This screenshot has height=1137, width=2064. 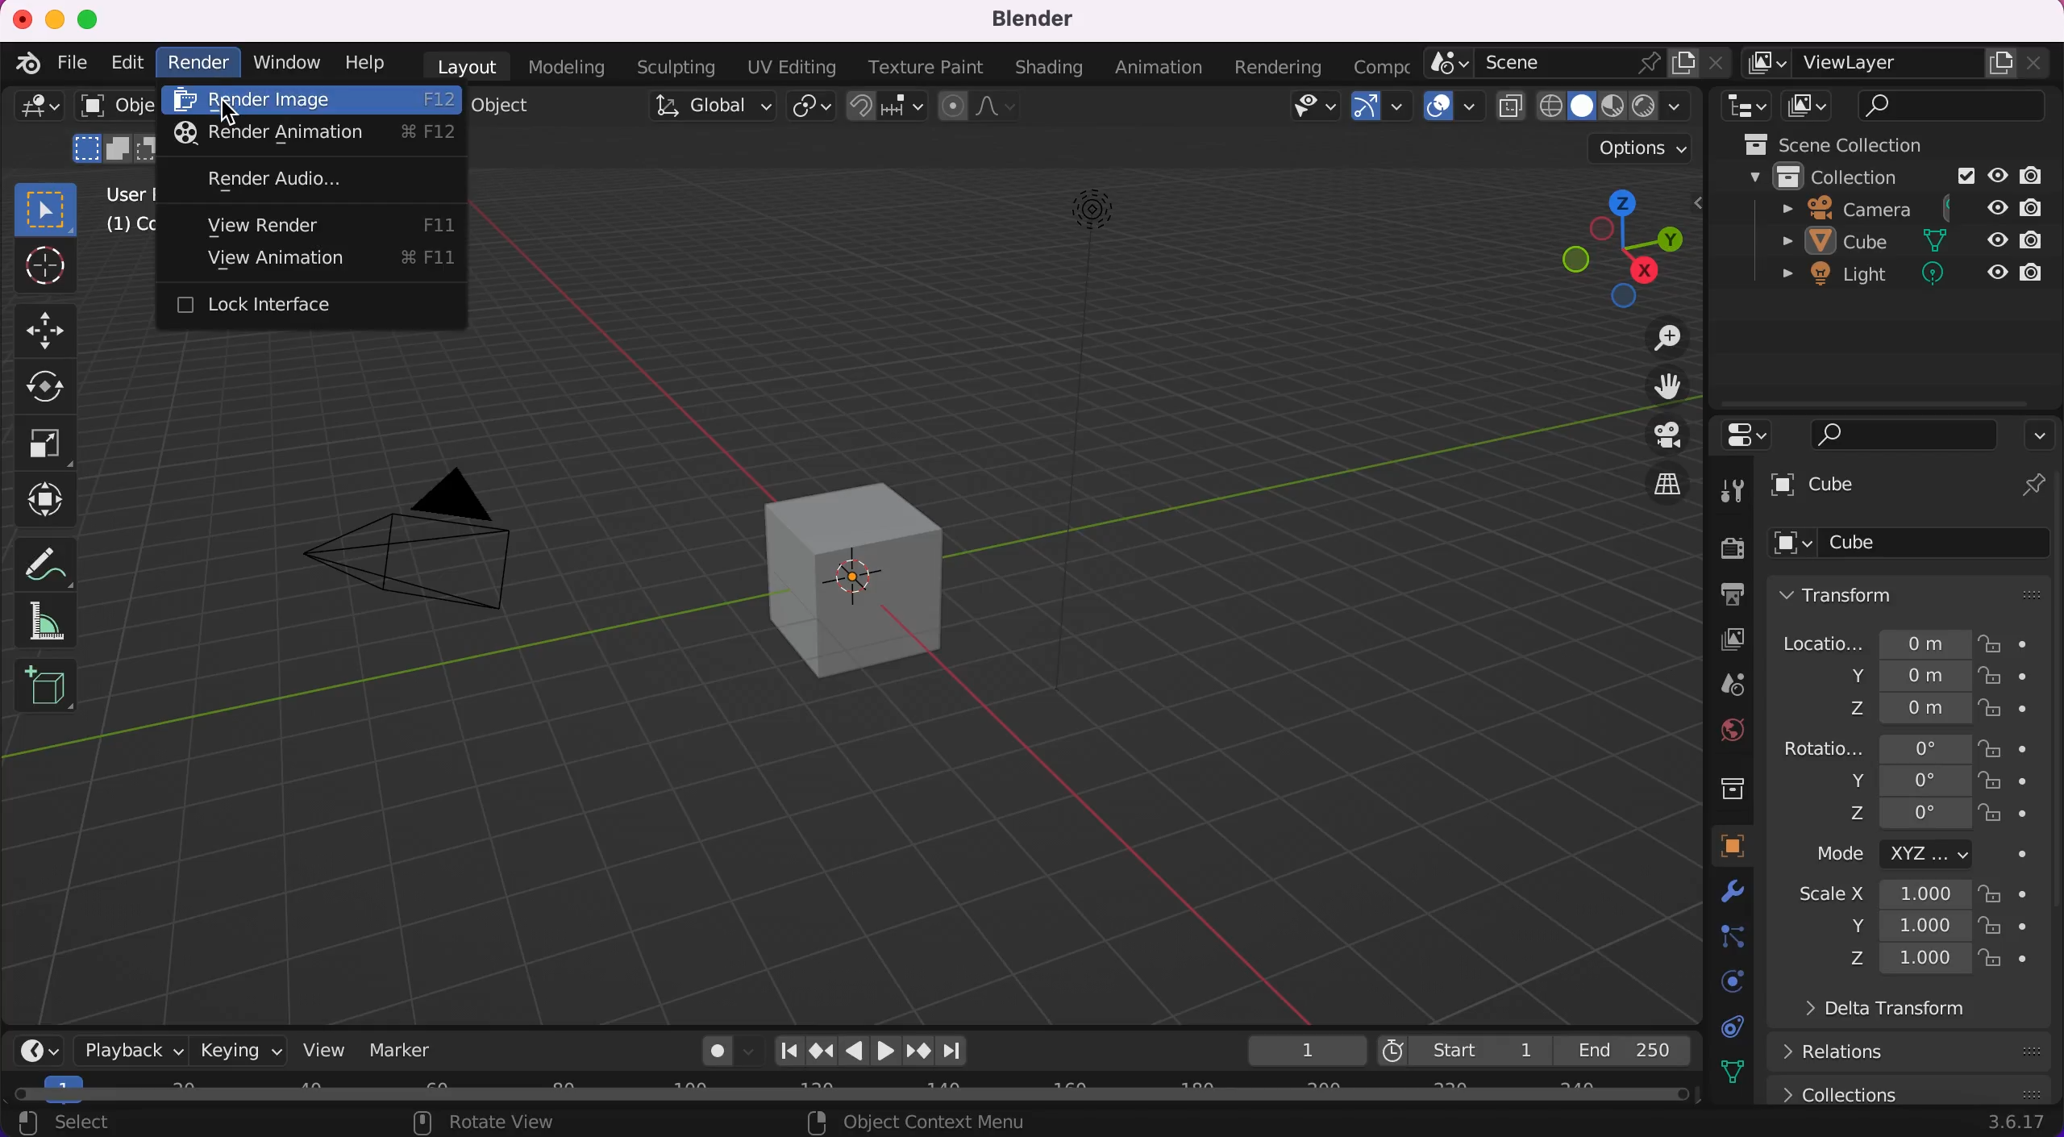 What do you see at coordinates (60, 620) in the screenshot?
I see `measure` at bounding box center [60, 620].